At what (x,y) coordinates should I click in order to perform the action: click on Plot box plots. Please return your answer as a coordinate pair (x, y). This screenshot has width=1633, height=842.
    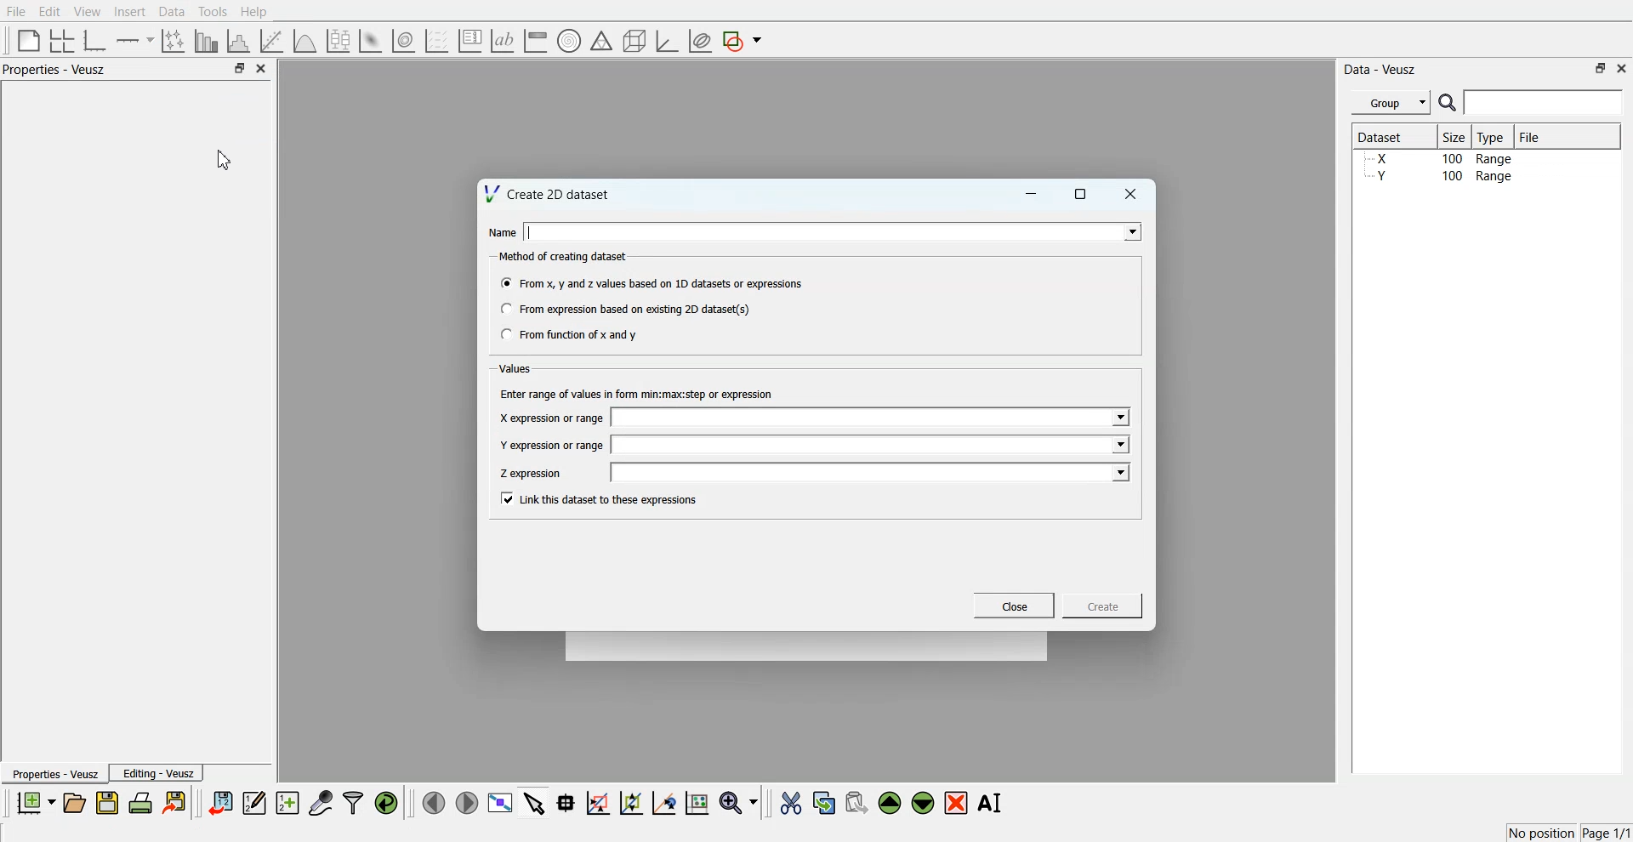
    Looking at the image, I should click on (339, 41).